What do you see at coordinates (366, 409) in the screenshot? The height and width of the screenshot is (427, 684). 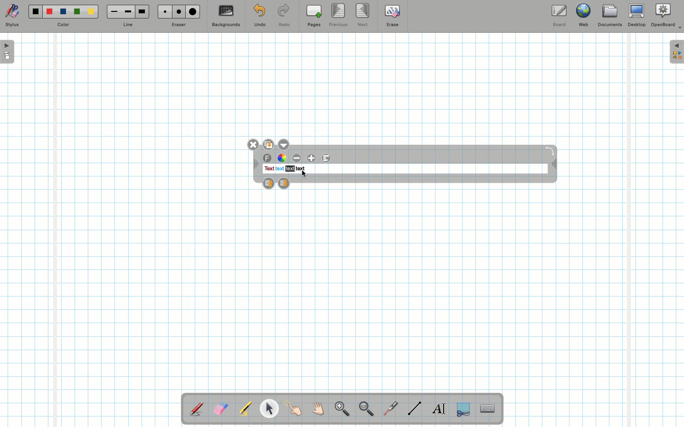 I see `Zoom out` at bounding box center [366, 409].